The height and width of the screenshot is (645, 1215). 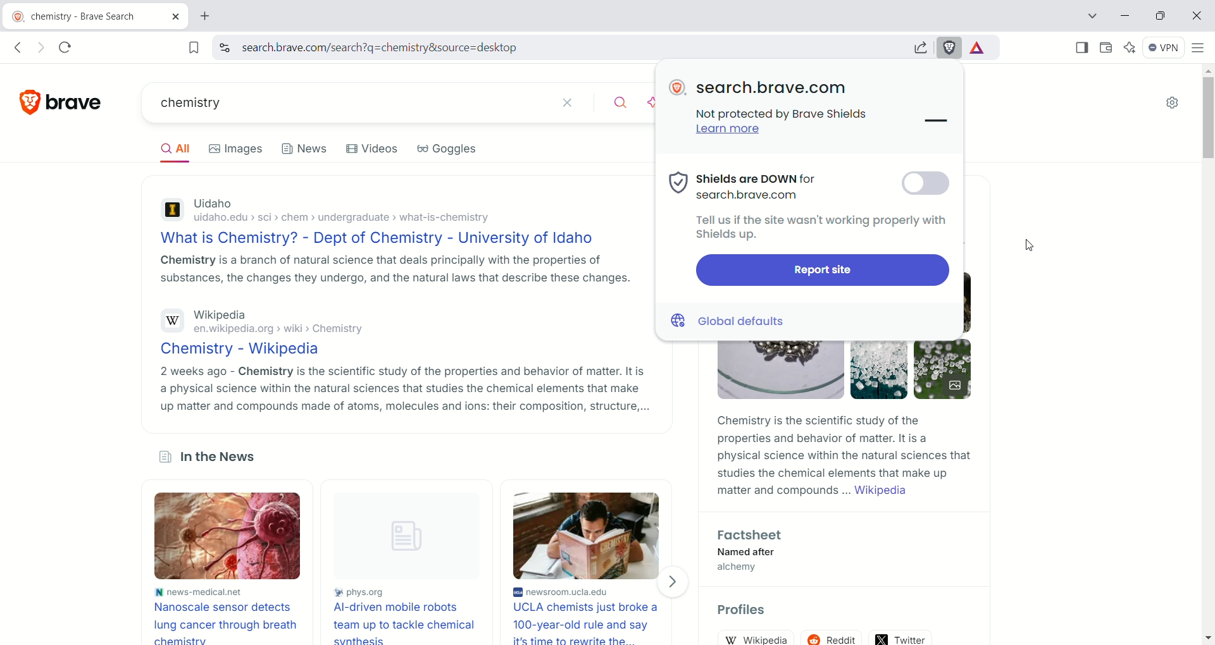 I want to click on 2 weeks ago - Chemistry is the scientific study of the properties and behavior of matter. It is a physical science within the natural sciences that studies the chemical elements that make up matter and compounds made of atoms, molecules and ions: their composition, structure,..., so click(x=402, y=388).